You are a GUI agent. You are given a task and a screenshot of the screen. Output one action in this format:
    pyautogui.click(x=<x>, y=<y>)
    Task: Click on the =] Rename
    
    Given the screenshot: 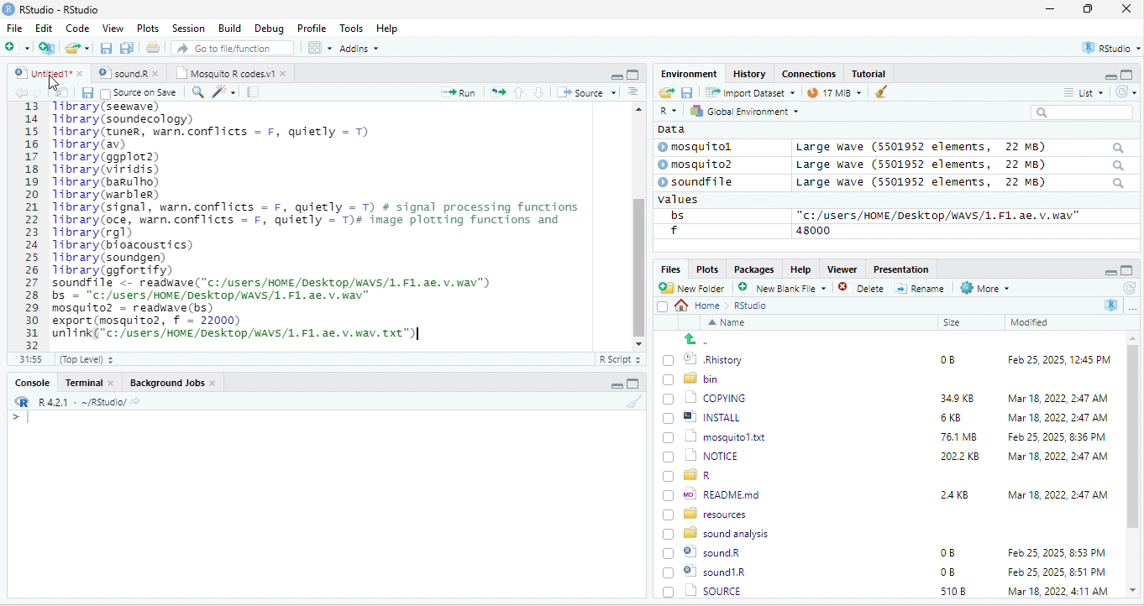 What is the action you would take?
    pyautogui.click(x=921, y=288)
    